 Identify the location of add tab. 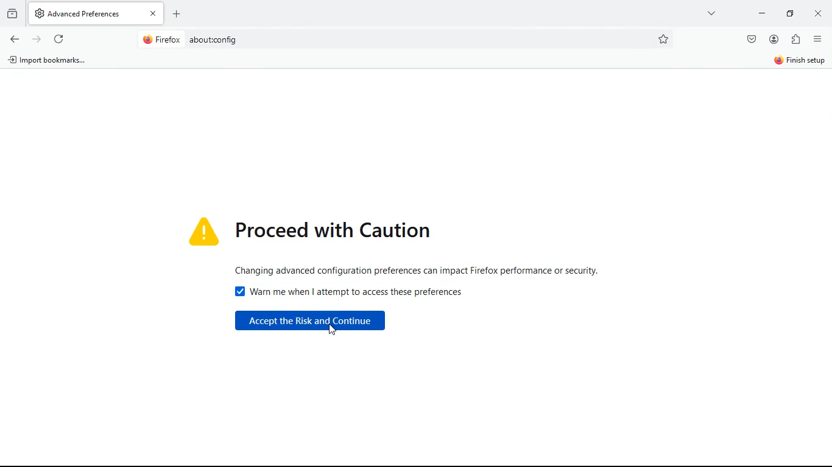
(180, 13).